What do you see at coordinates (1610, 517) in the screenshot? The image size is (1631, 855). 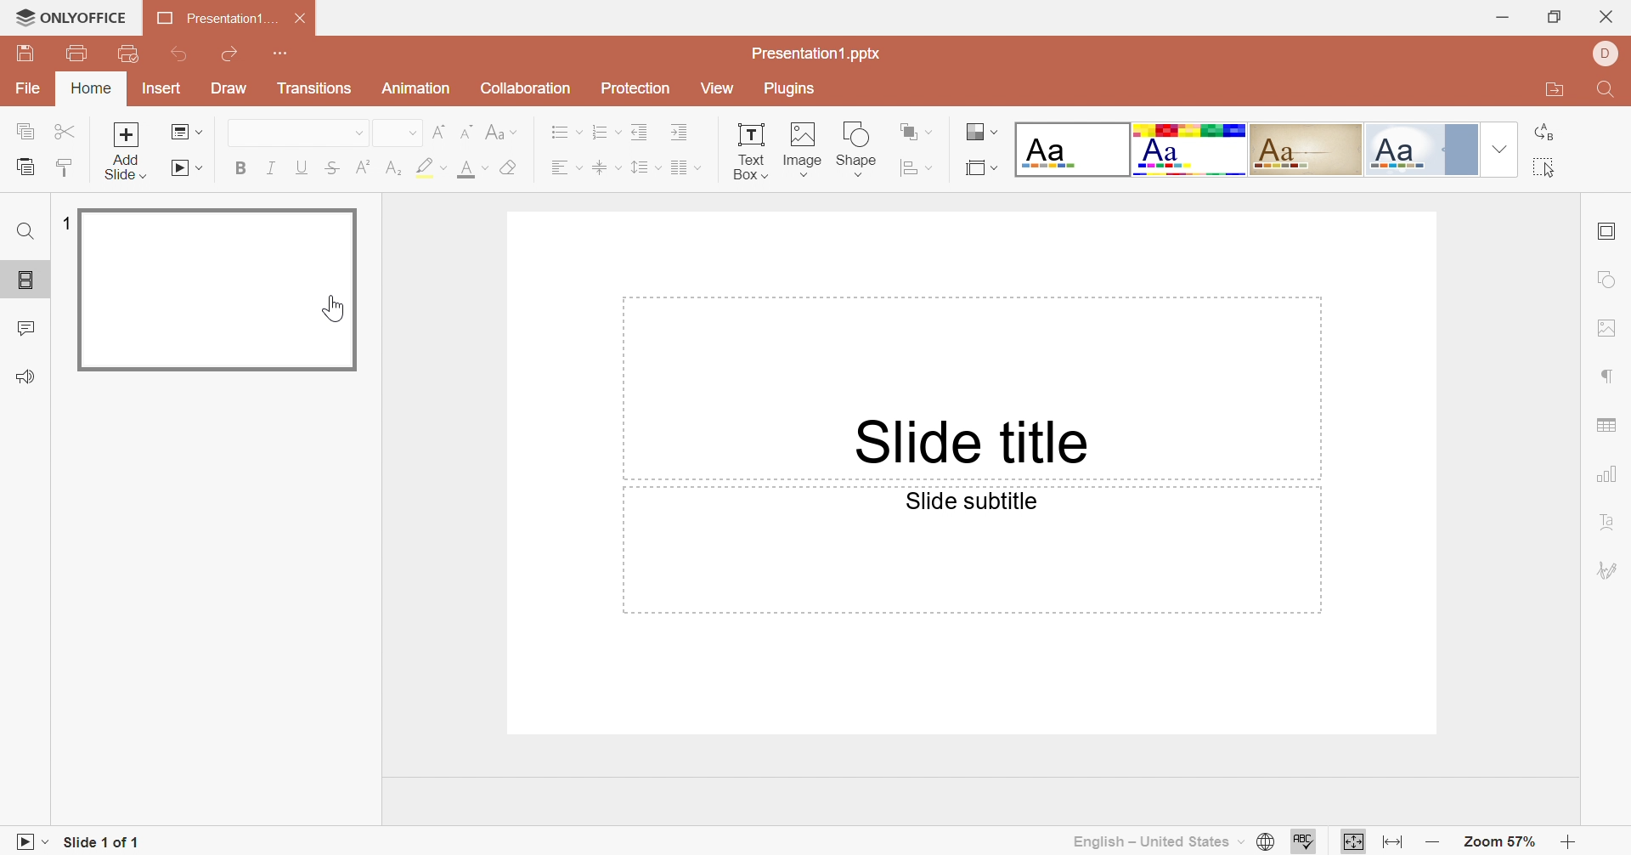 I see `Text Art settings` at bounding box center [1610, 517].